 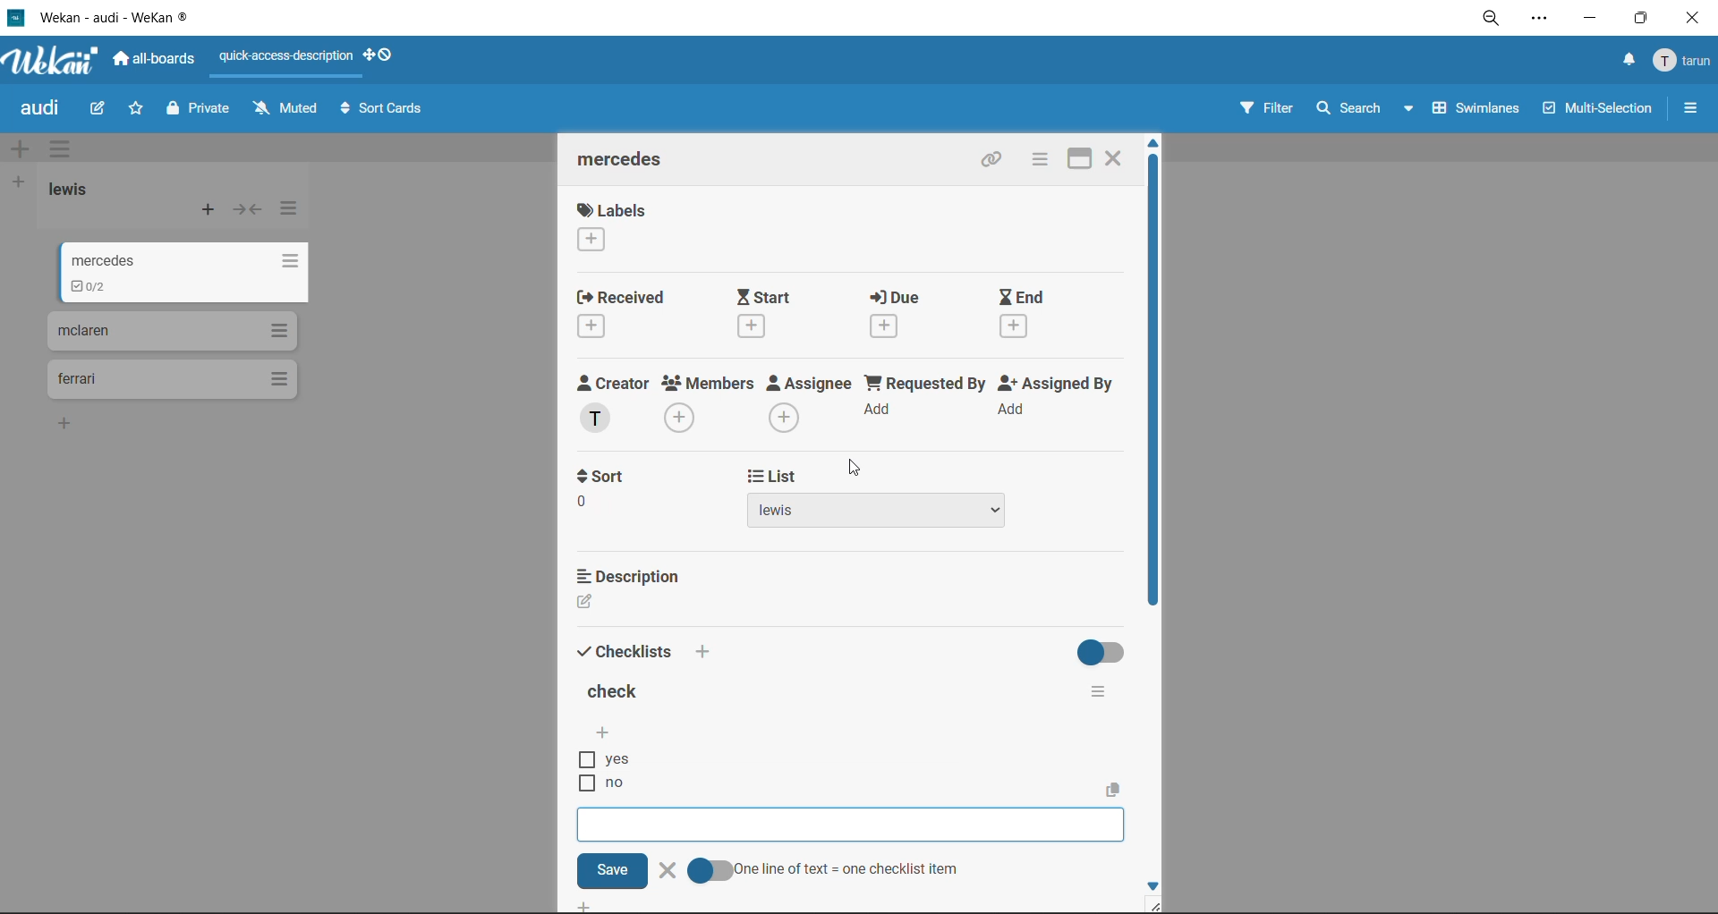 What do you see at coordinates (704, 651) in the screenshot?
I see `add` at bounding box center [704, 651].